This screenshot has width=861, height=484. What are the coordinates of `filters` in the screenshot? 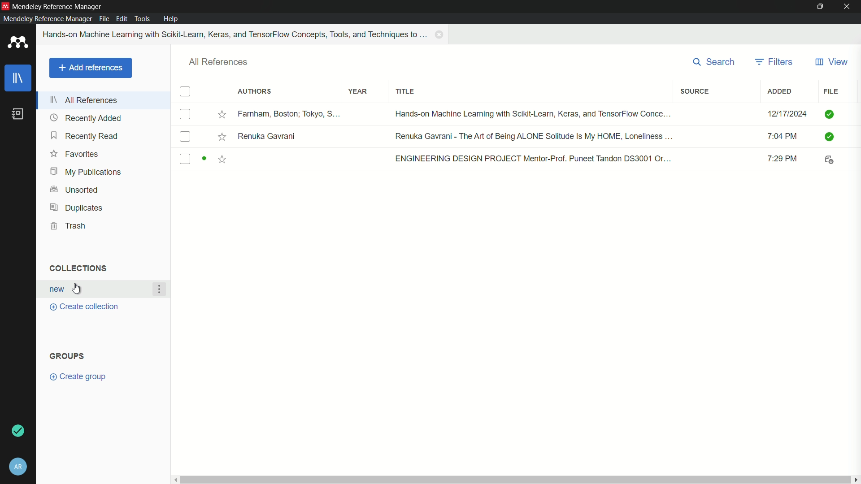 It's located at (774, 62).